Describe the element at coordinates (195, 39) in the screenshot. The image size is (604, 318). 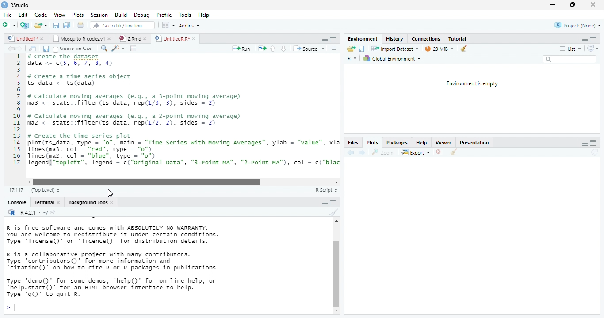
I see `close` at that location.